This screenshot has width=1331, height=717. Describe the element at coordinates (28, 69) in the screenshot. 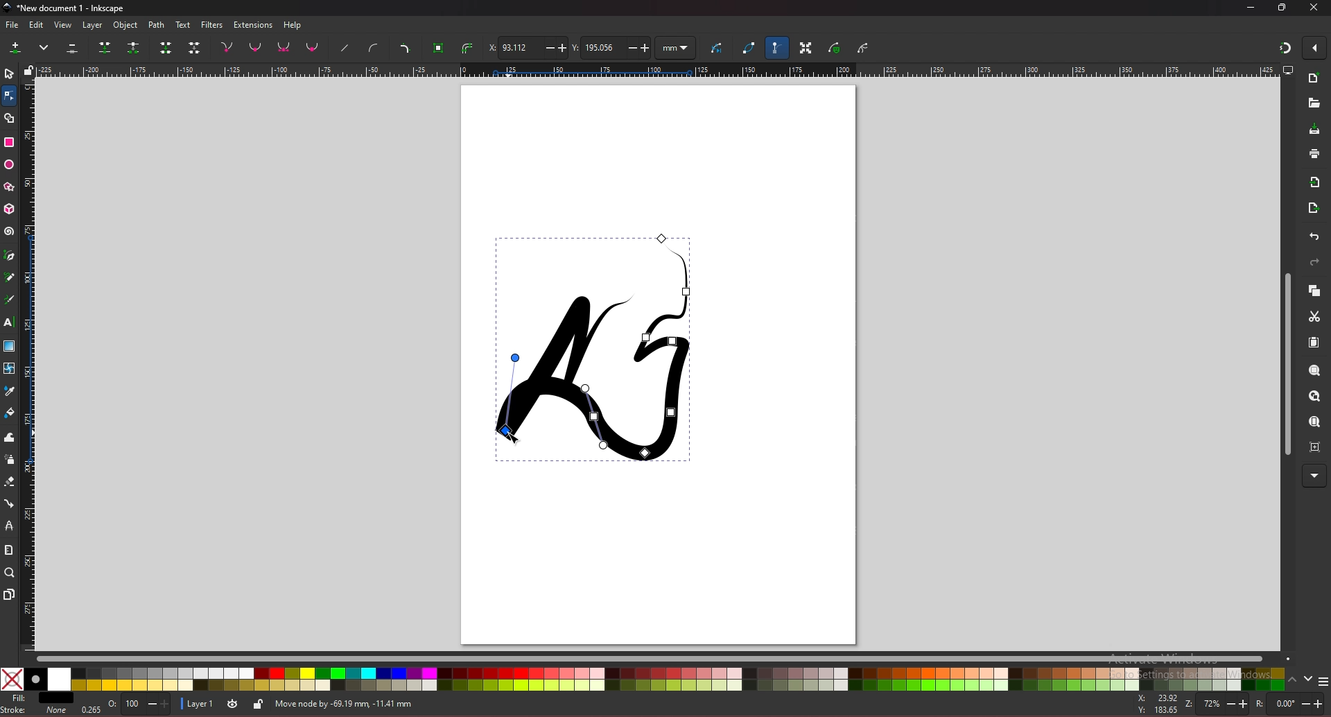

I see `lock guides` at that location.